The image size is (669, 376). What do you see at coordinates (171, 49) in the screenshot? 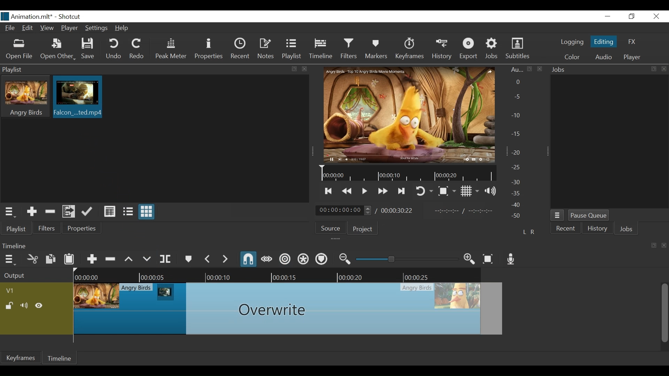
I see `Peak Meter` at bounding box center [171, 49].